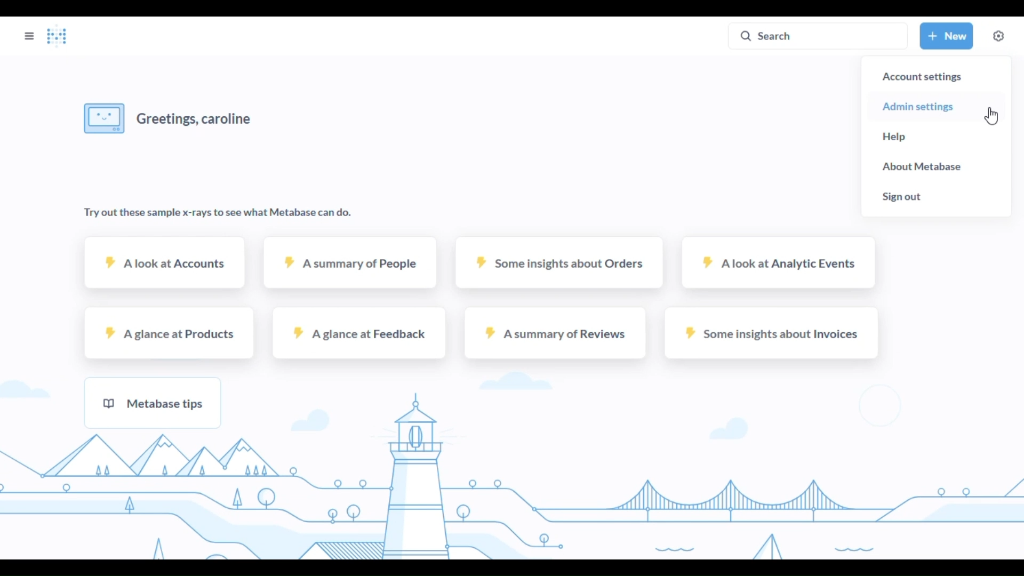 This screenshot has width=1024, height=576. I want to click on search, so click(819, 35).